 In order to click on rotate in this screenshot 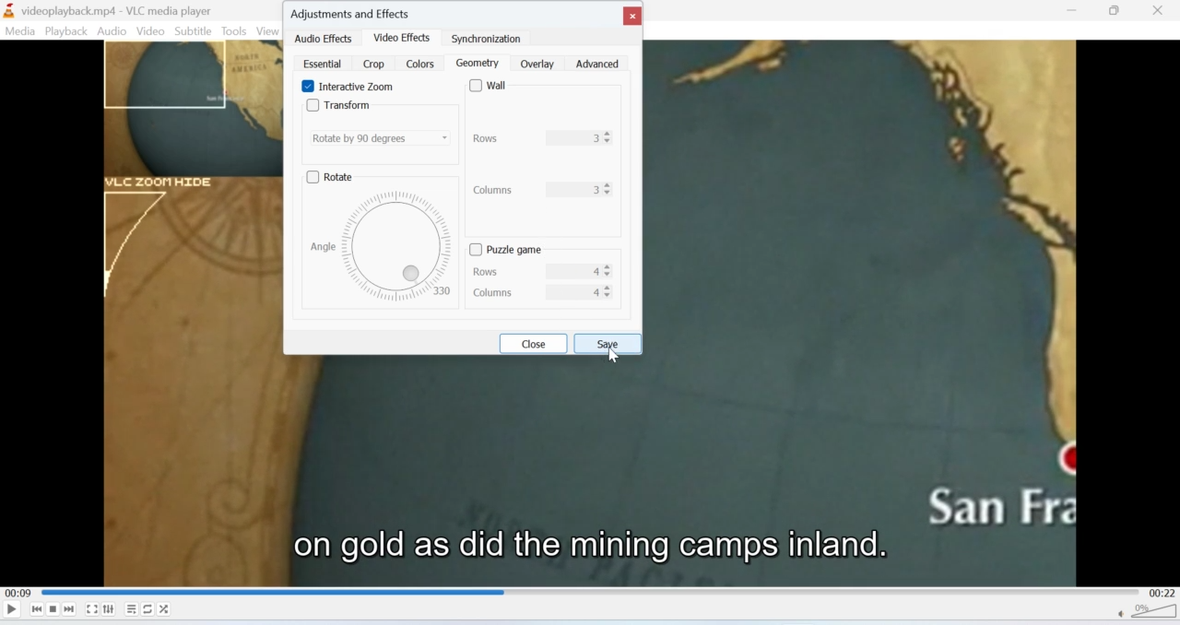, I will do `click(335, 174)`.